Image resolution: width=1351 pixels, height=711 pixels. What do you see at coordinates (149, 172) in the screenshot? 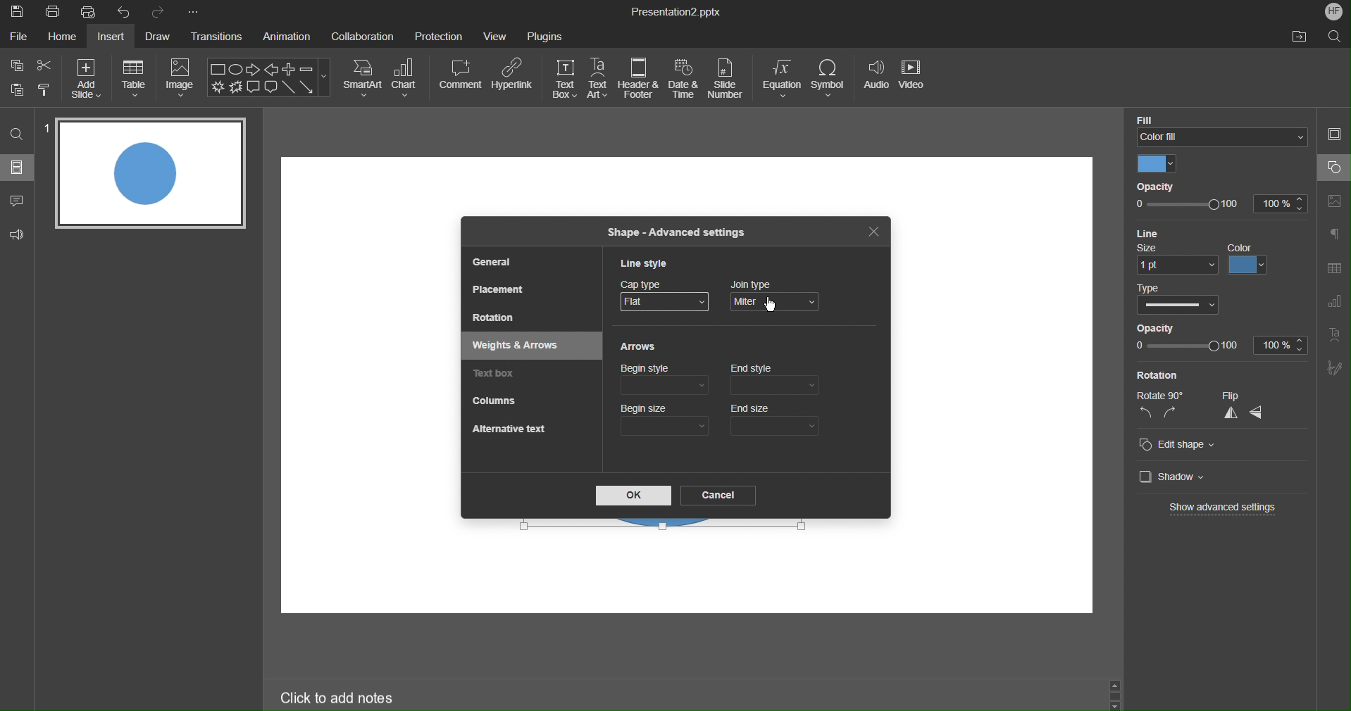
I see `Slide 1` at bounding box center [149, 172].